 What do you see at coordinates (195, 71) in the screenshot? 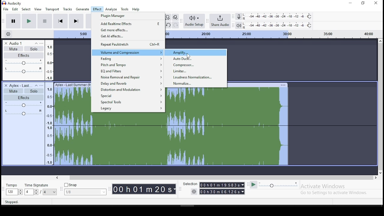
I see `limiter` at bounding box center [195, 71].